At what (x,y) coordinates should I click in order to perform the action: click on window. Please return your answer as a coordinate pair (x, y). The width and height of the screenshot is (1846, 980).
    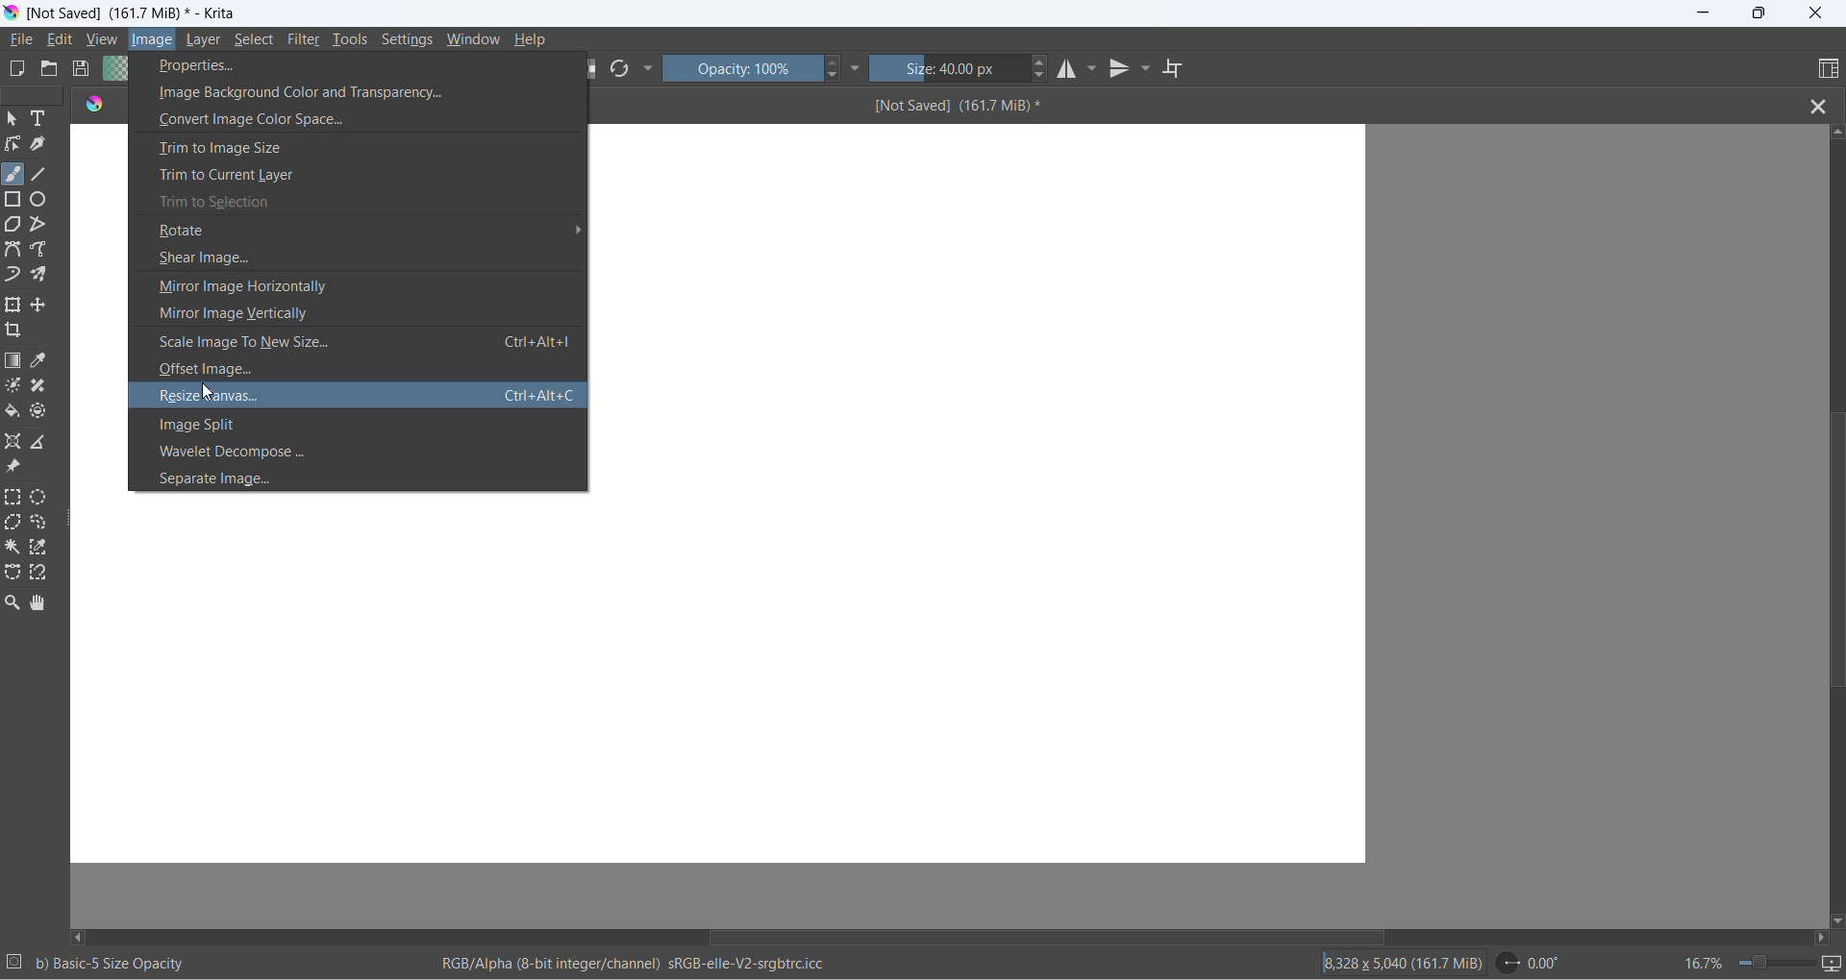
    Looking at the image, I should click on (472, 41).